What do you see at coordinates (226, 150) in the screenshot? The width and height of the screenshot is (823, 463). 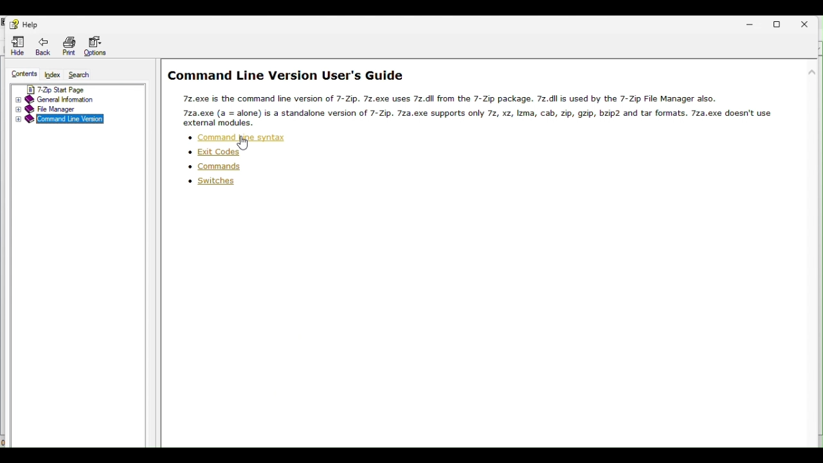 I see `Exit codes` at bounding box center [226, 150].